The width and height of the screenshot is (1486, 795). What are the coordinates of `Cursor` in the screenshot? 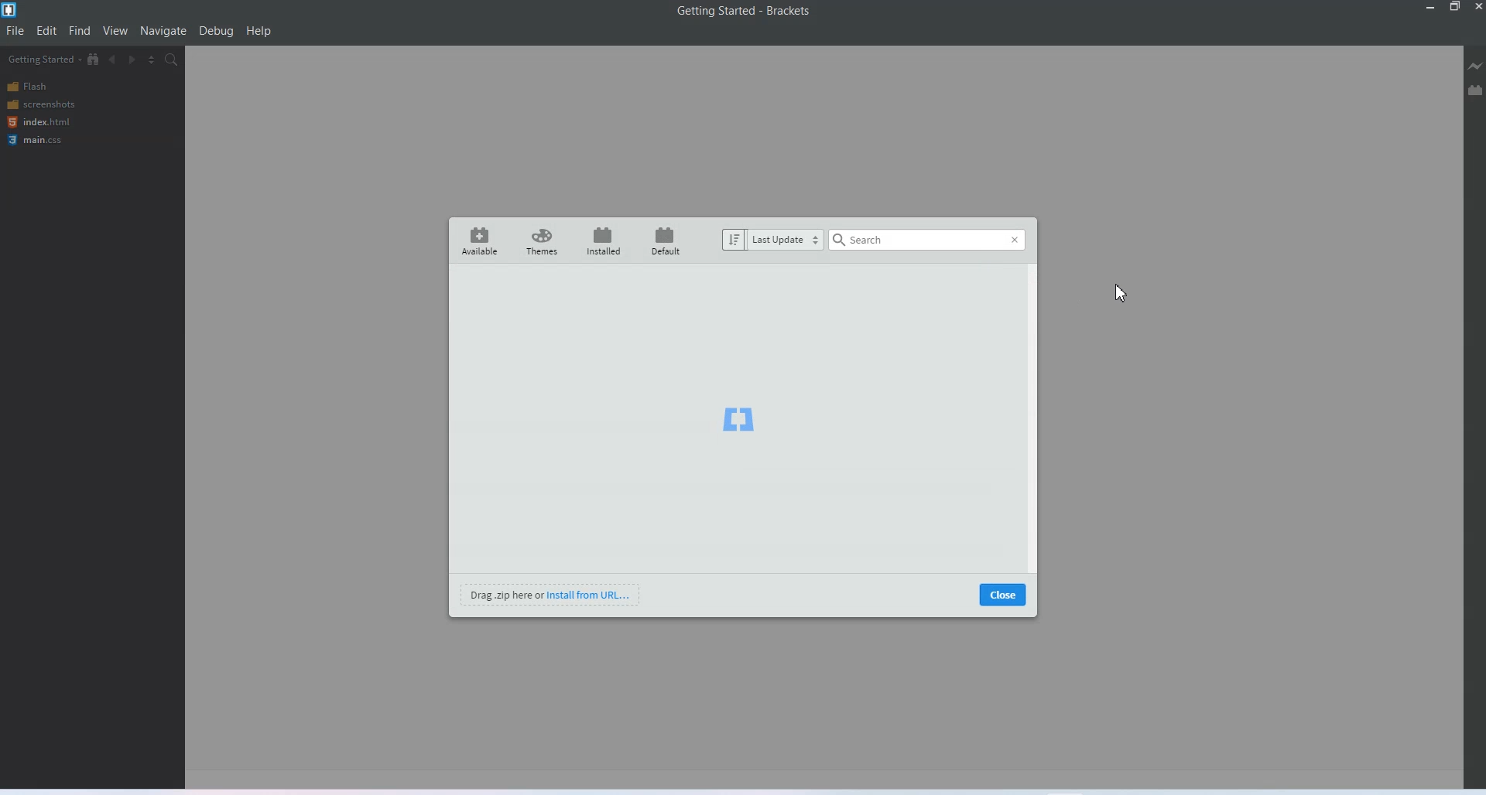 It's located at (1121, 295).